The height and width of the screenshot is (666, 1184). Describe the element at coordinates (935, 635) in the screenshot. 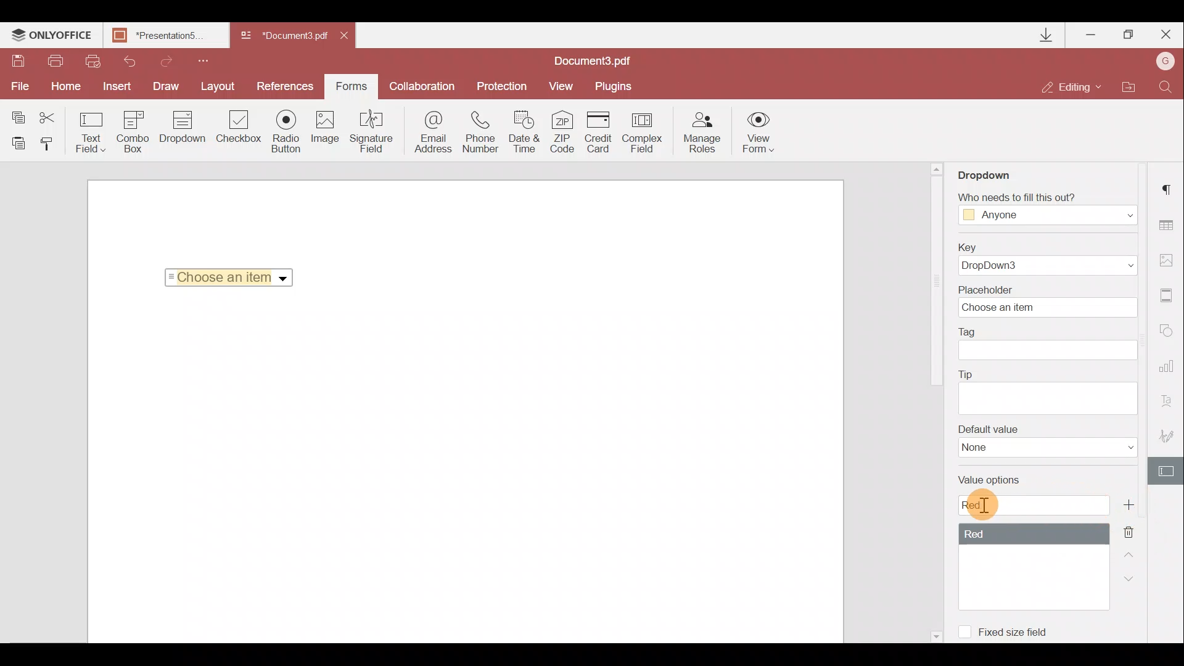

I see `Scroll down` at that location.